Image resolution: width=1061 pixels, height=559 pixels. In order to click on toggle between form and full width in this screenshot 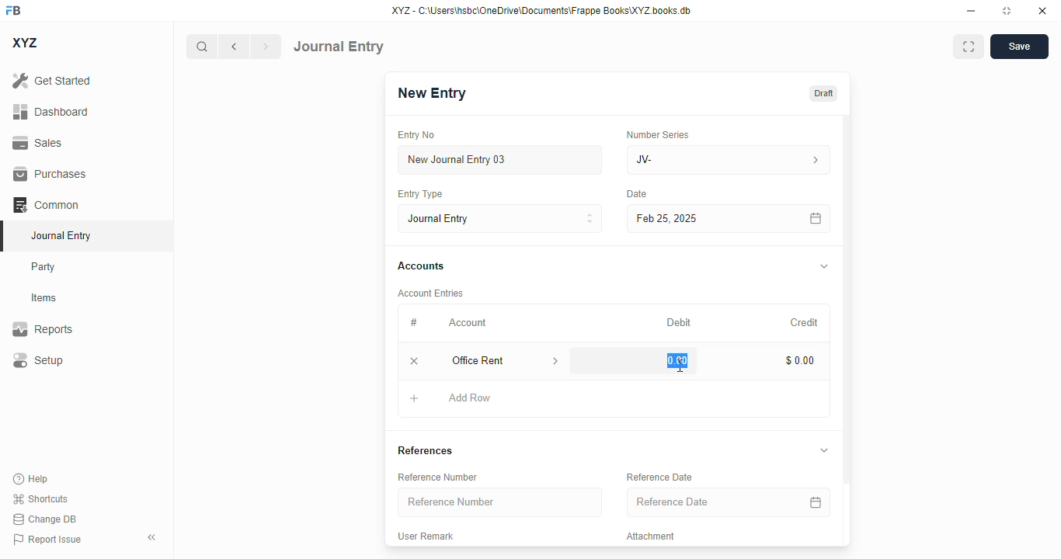, I will do `click(969, 47)`.